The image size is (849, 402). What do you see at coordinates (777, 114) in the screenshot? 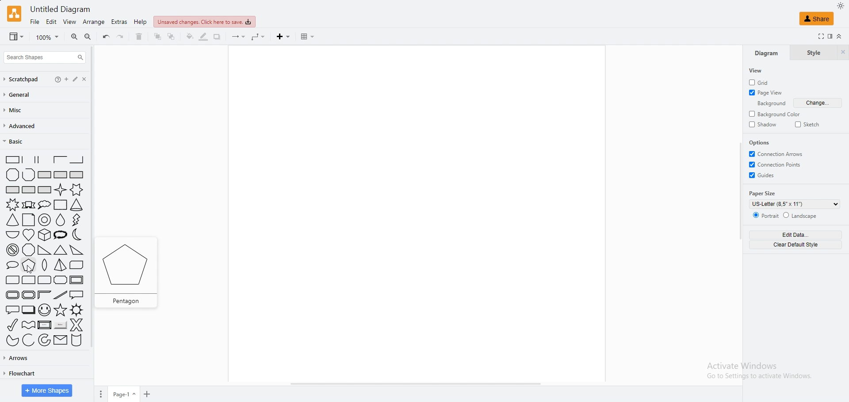
I see `background color` at bounding box center [777, 114].